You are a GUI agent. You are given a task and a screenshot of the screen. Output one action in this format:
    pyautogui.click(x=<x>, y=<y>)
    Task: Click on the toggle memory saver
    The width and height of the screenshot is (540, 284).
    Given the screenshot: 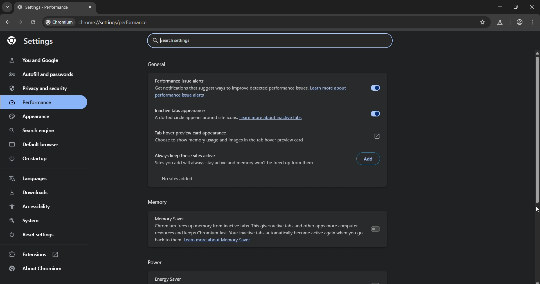 What is the action you would take?
    pyautogui.click(x=377, y=228)
    